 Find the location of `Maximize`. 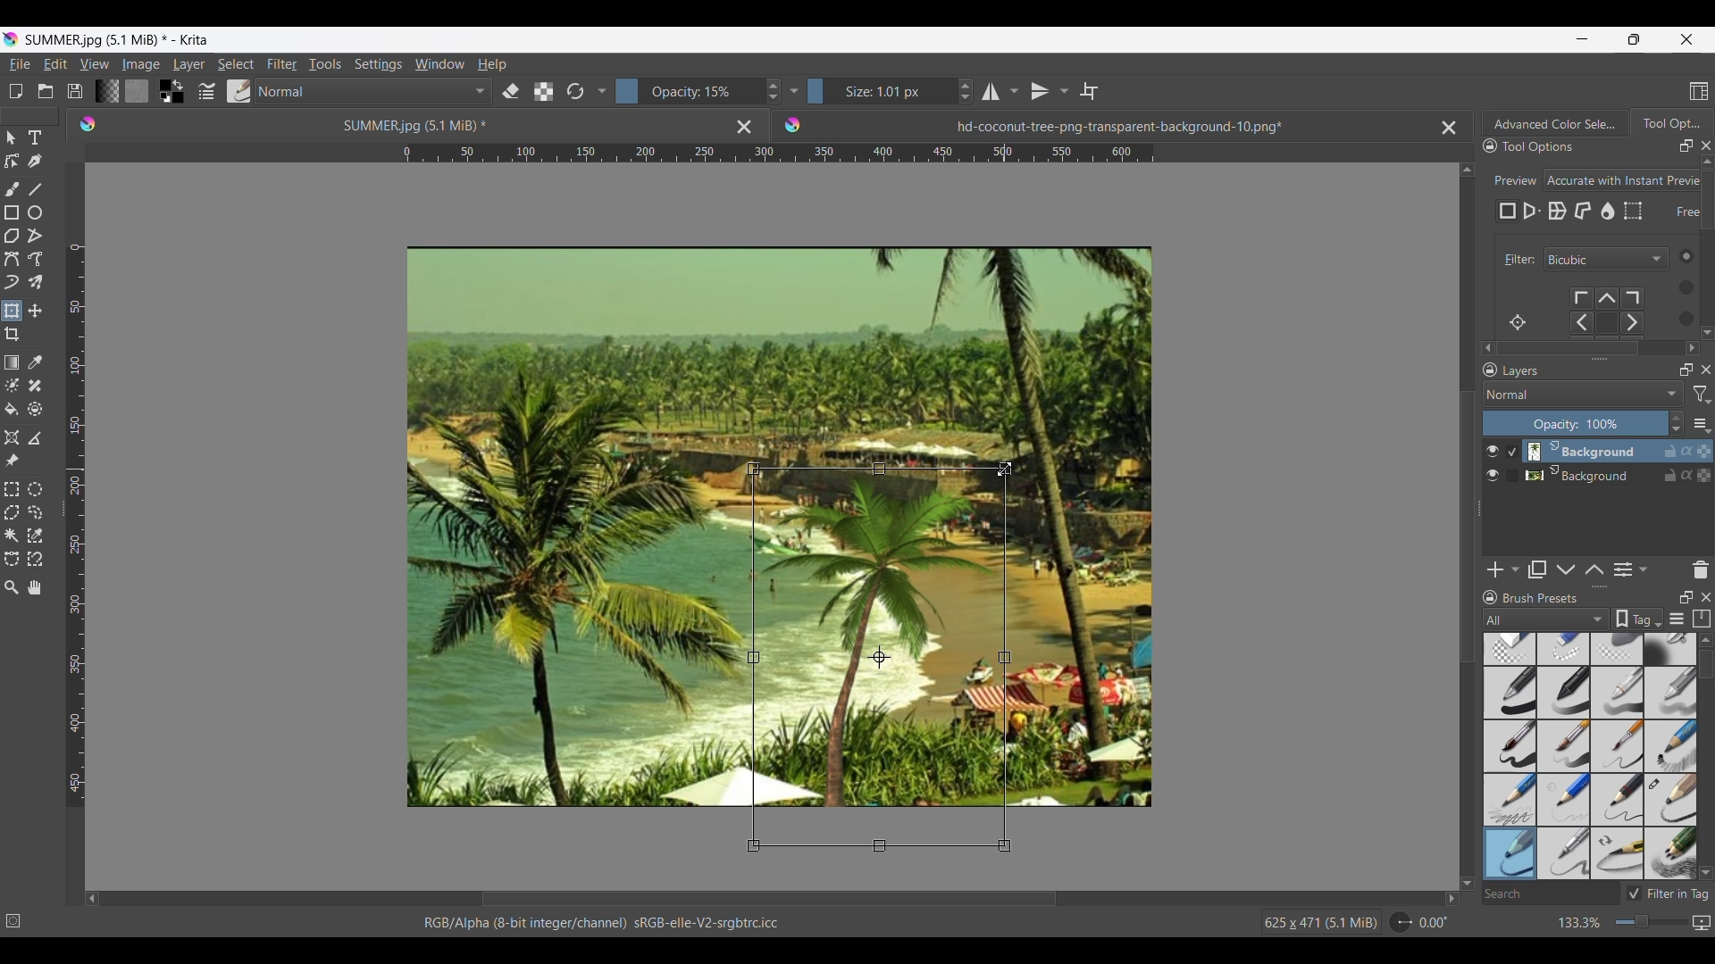

Maximize is located at coordinates (1703, 477).